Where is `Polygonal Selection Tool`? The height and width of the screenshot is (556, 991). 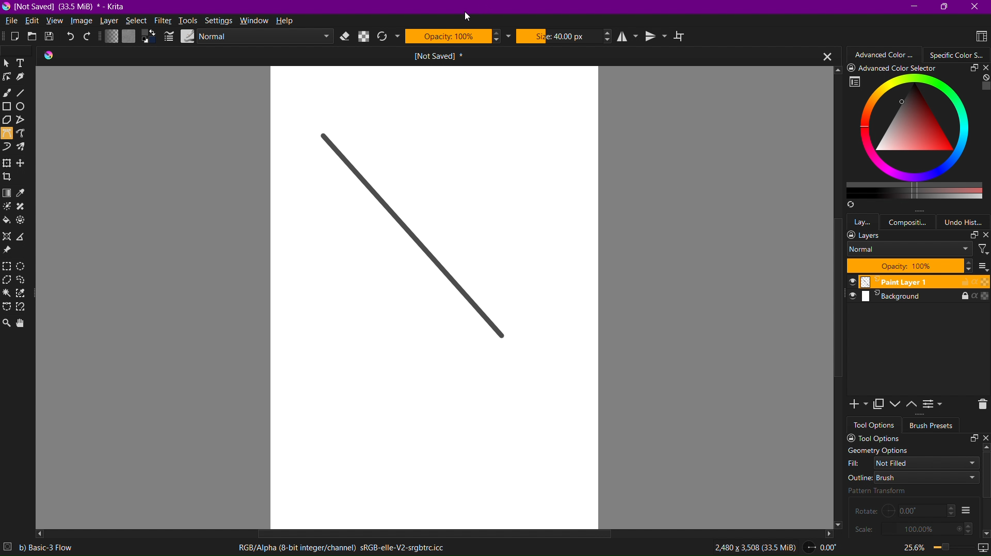
Polygonal Selection Tool is located at coordinates (8, 281).